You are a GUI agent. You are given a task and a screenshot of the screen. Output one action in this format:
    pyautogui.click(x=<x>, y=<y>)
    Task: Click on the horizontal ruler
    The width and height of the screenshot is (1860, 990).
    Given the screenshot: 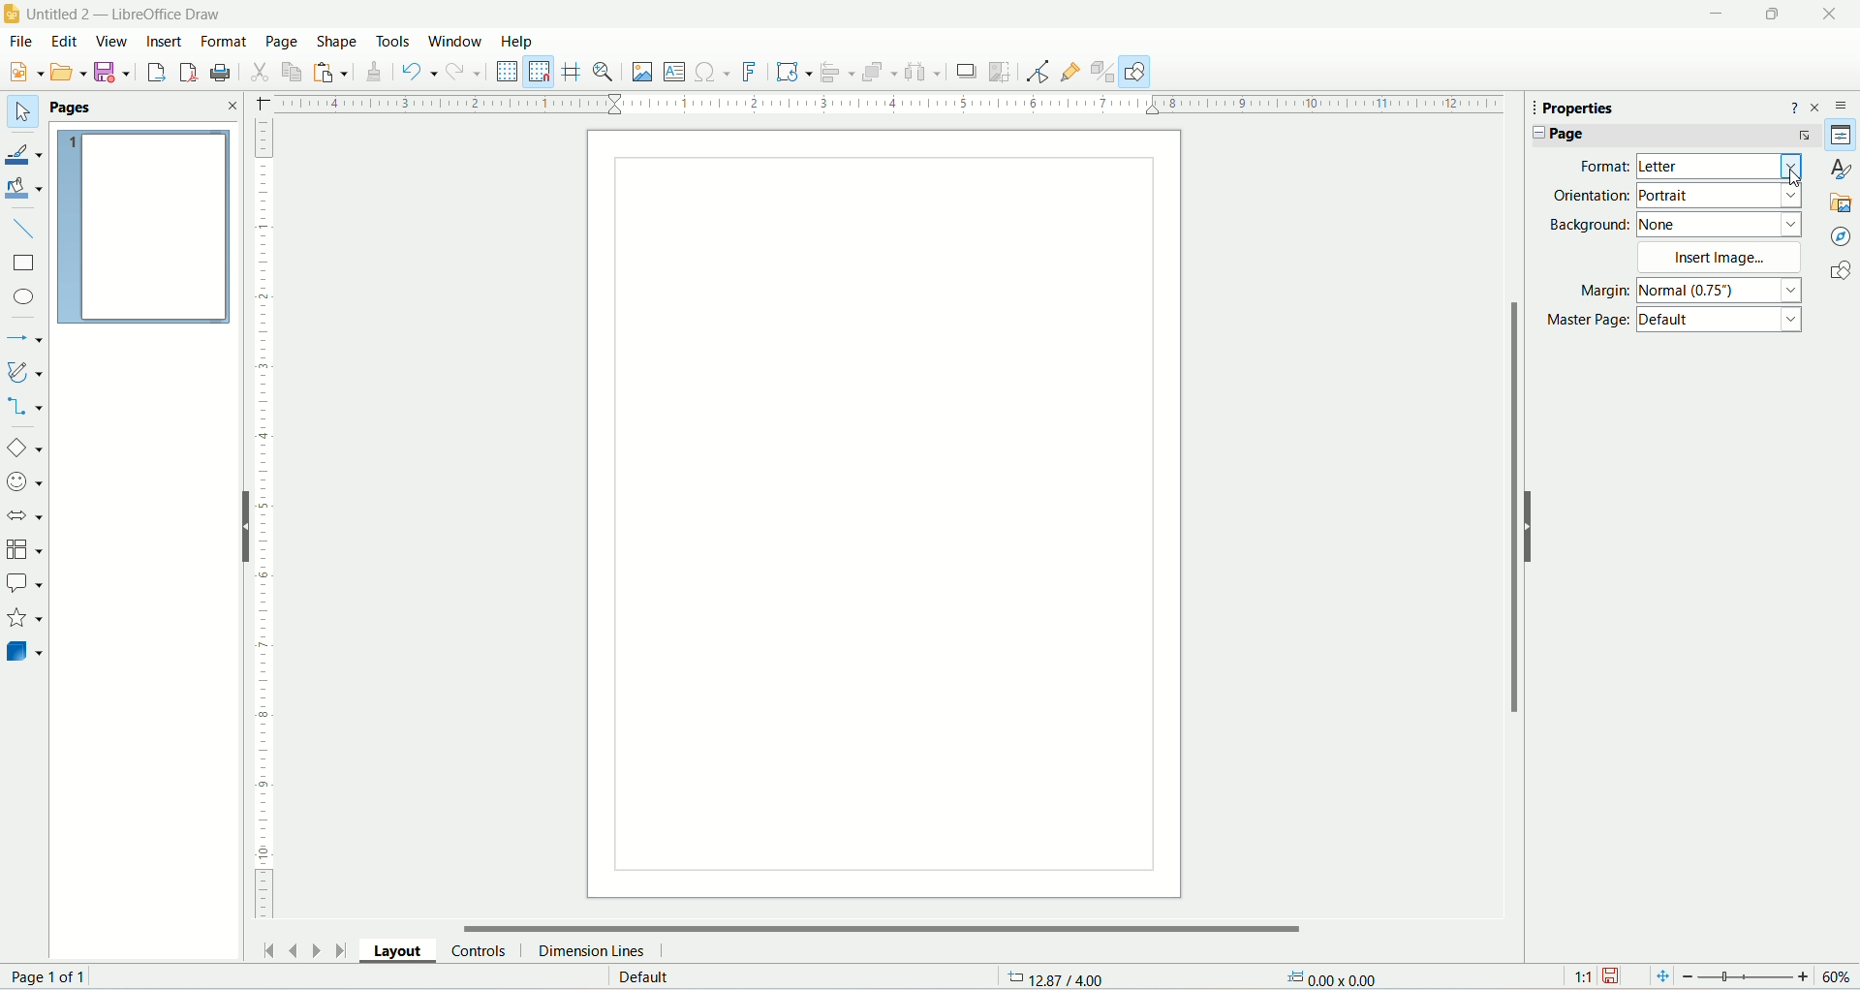 What is the action you would take?
    pyautogui.click(x=884, y=107)
    